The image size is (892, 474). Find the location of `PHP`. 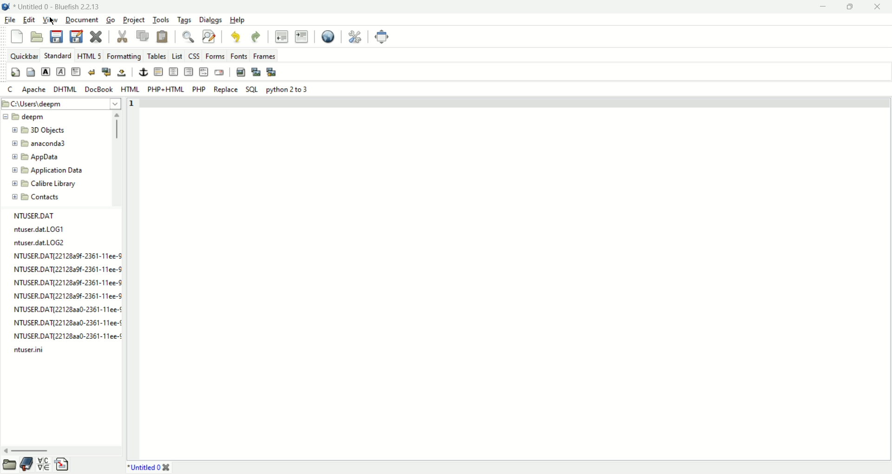

PHP is located at coordinates (199, 89).